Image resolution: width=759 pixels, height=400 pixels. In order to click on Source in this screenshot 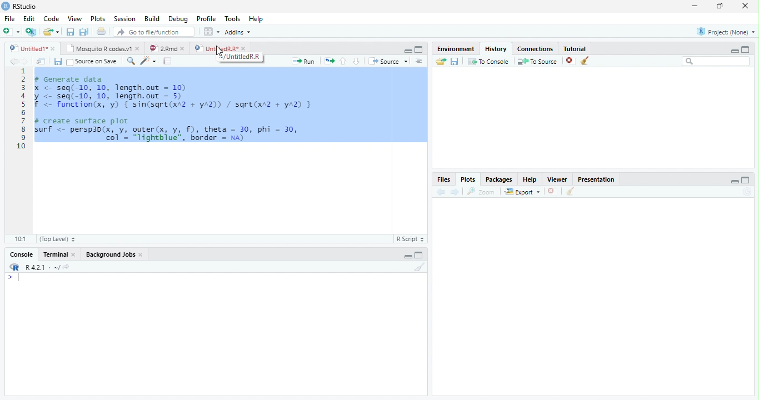, I will do `click(387, 61)`.